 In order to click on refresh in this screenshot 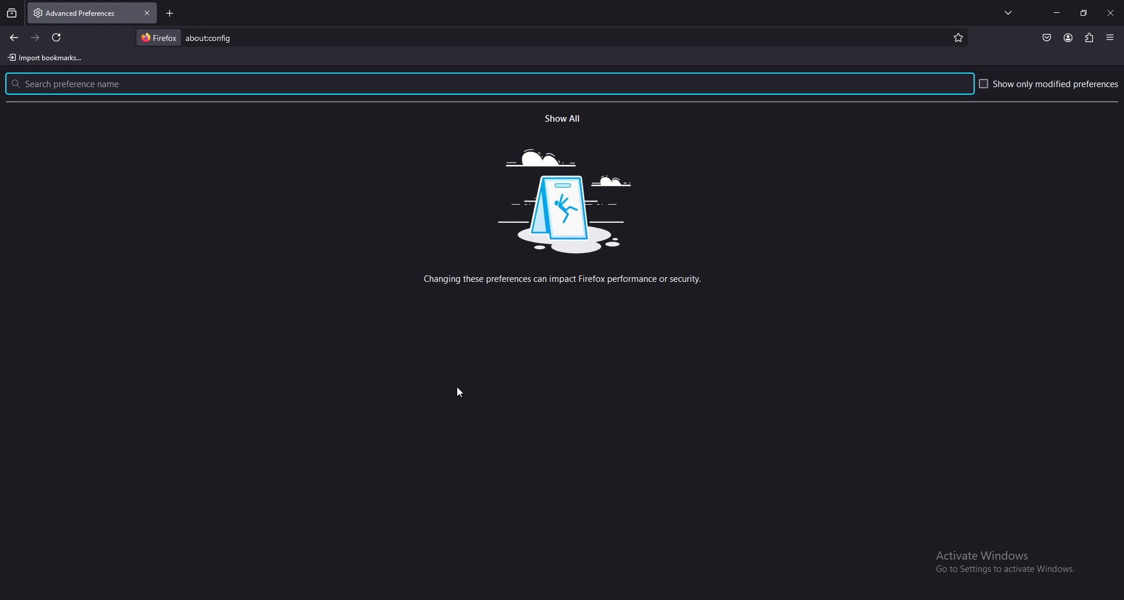, I will do `click(56, 37)`.